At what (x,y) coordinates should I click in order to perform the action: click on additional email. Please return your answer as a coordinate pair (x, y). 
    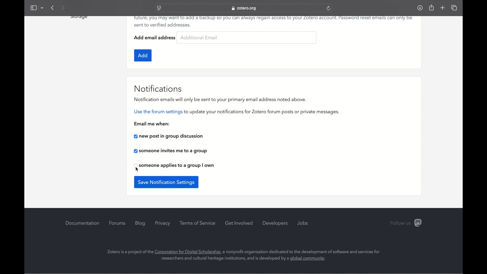
    Looking at the image, I should click on (199, 37).